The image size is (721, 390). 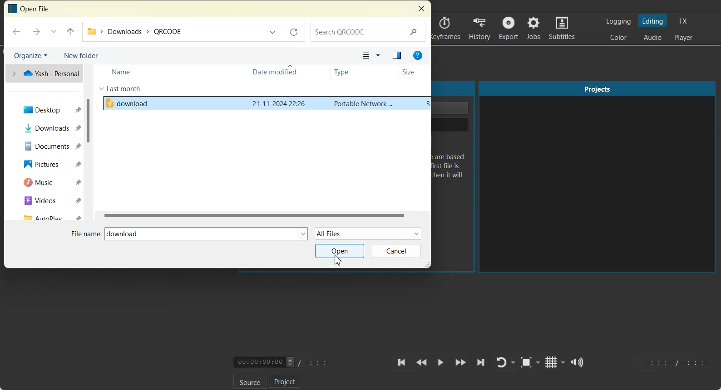 I want to click on Documents, so click(x=49, y=145).